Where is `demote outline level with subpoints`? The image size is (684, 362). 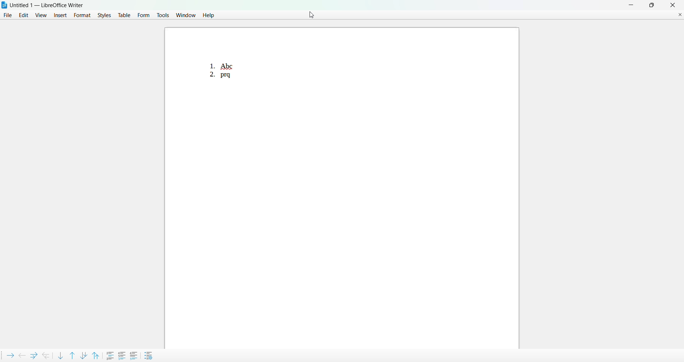 demote outline level with subpoints is located at coordinates (33, 355).